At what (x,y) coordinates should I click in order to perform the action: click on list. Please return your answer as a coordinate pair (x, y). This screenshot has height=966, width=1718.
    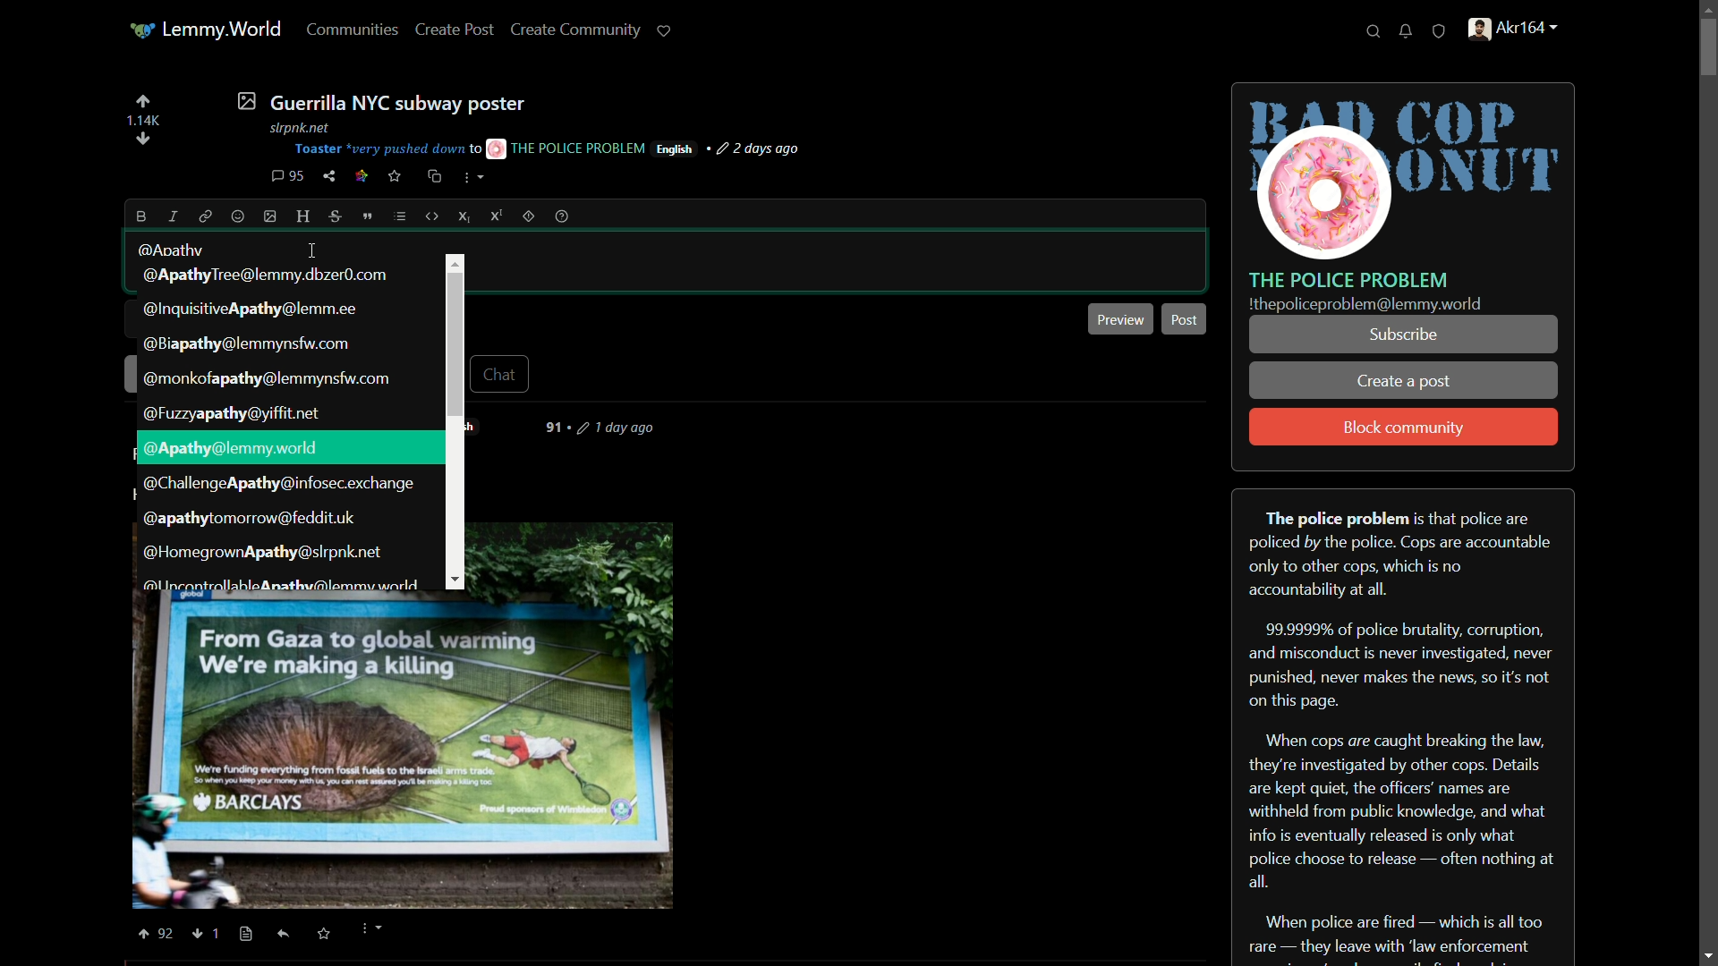
    Looking at the image, I should click on (400, 216).